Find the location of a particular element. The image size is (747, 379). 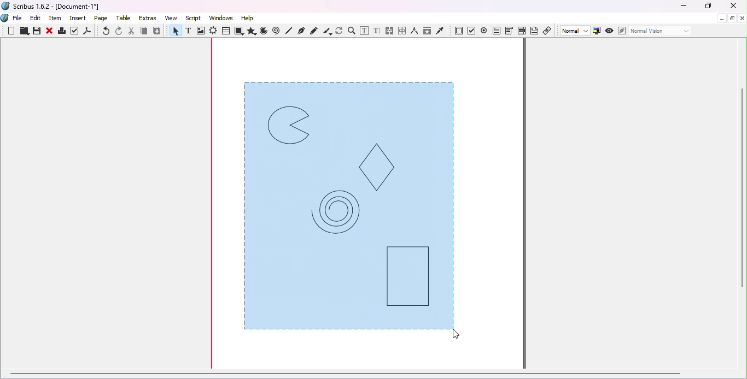

Calligraphic line is located at coordinates (327, 31).